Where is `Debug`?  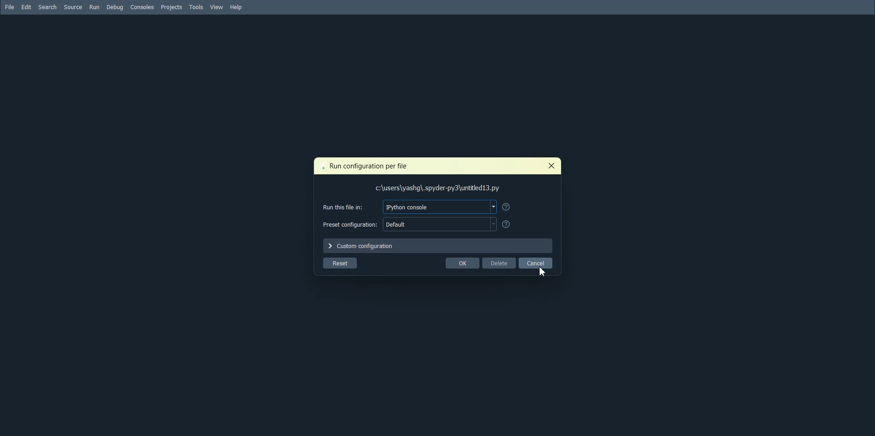 Debug is located at coordinates (115, 7).